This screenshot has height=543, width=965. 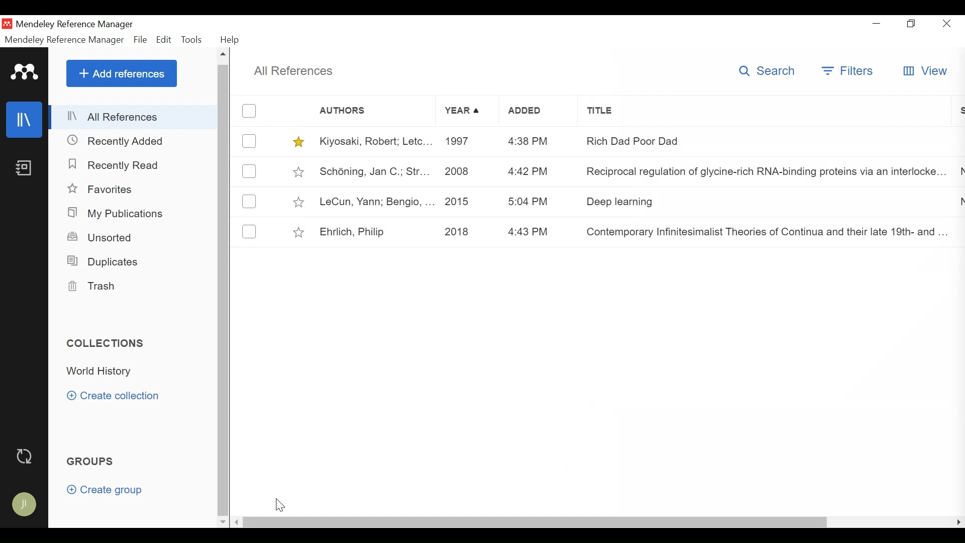 What do you see at coordinates (375, 232) in the screenshot?
I see `EHRLICH, PHILIP` at bounding box center [375, 232].